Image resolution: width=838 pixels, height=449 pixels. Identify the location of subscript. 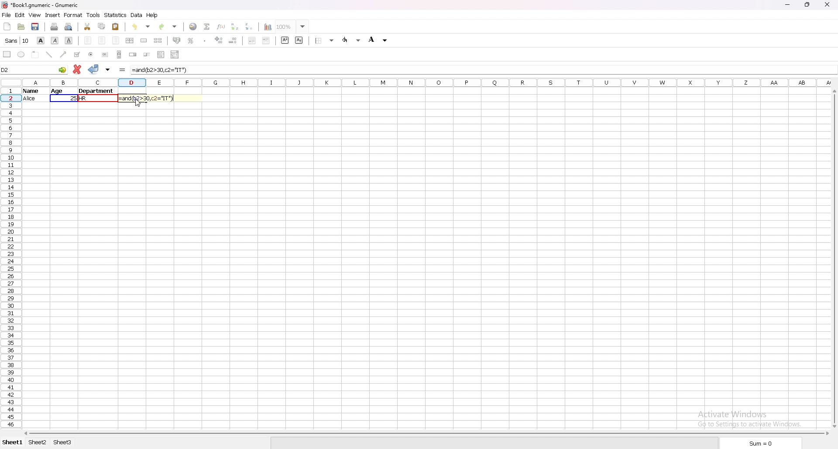
(299, 40).